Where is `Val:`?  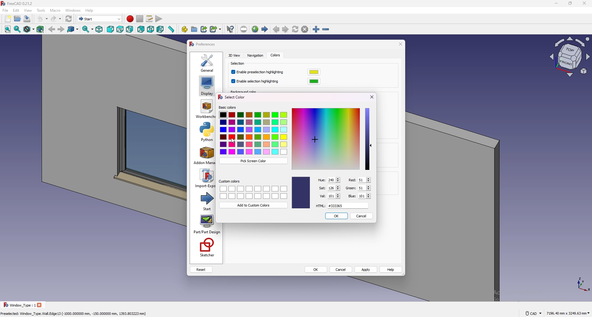 Val: is located at coordinates (322, 196).